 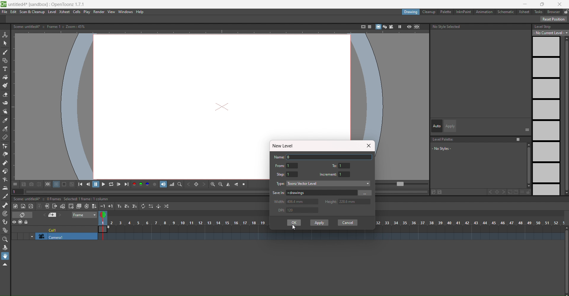 What do you see at coordinates (543, 4) in the screenshot?
I see `Maximise` at bounding box center [543, 4].